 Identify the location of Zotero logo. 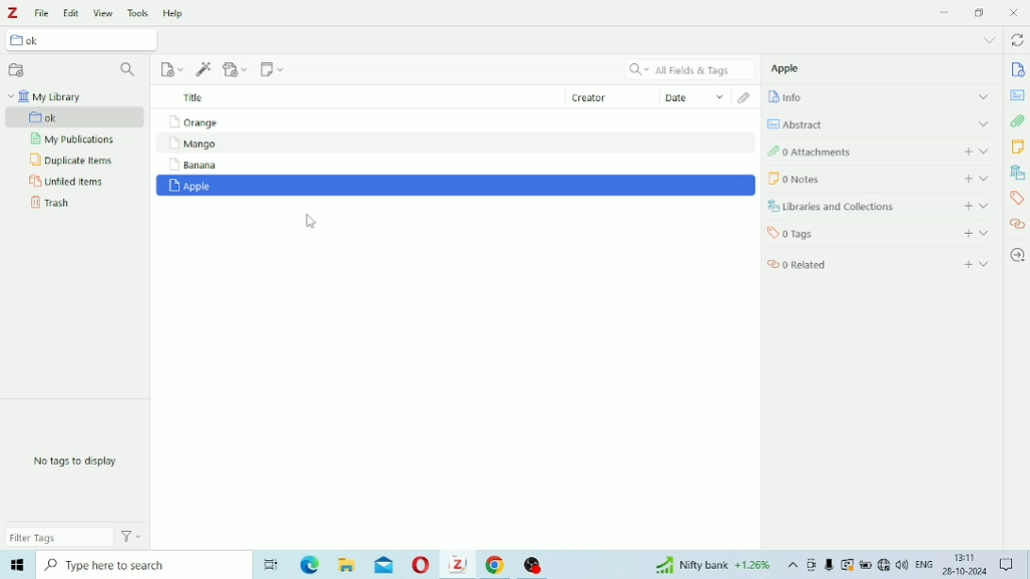
(16, 12).